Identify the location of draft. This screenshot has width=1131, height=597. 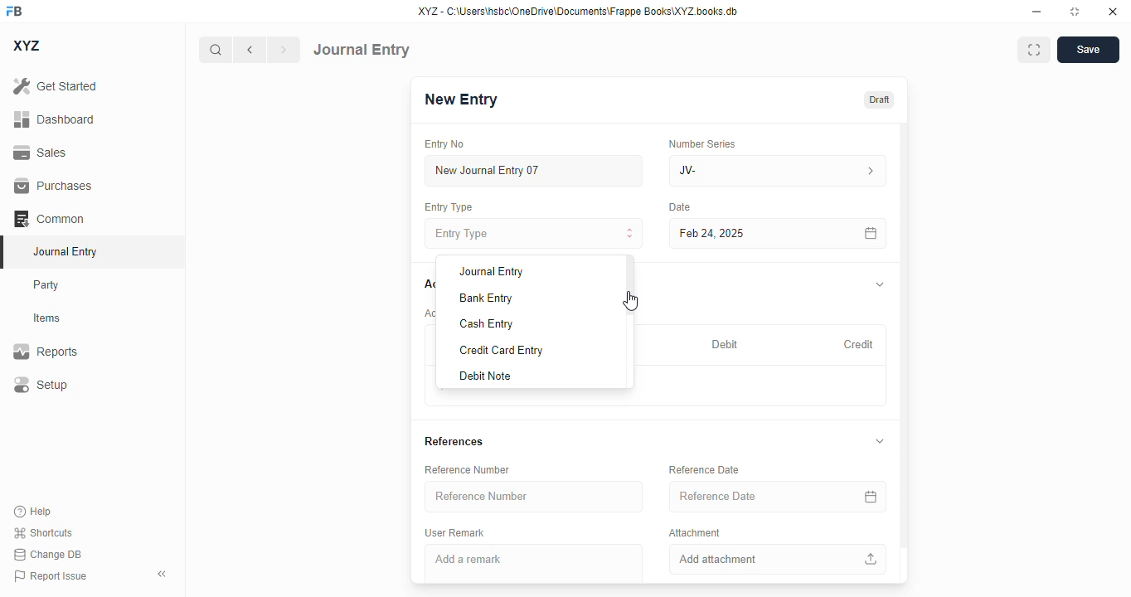
(880, 99).